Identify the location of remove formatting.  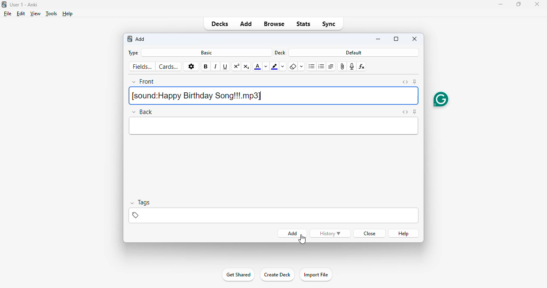
(293, 67).